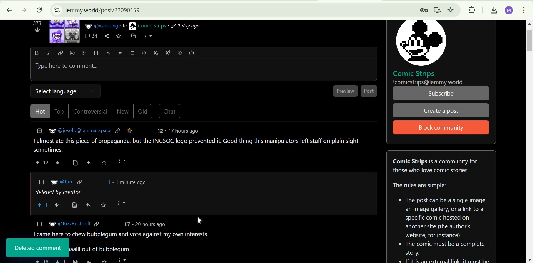  Describe the element at coordinates (102, 249) in the screenshot. I see `posts` at that location.